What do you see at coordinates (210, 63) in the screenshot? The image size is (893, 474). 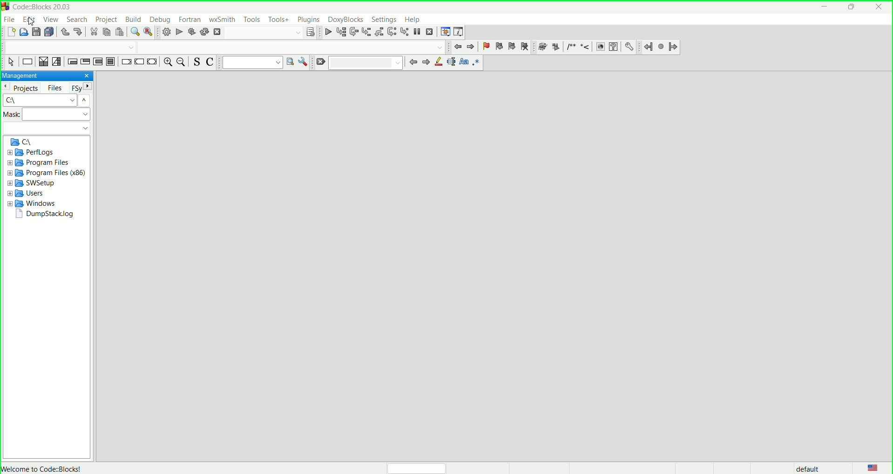 I see `toggle comment` at bounding box center [210, 63].